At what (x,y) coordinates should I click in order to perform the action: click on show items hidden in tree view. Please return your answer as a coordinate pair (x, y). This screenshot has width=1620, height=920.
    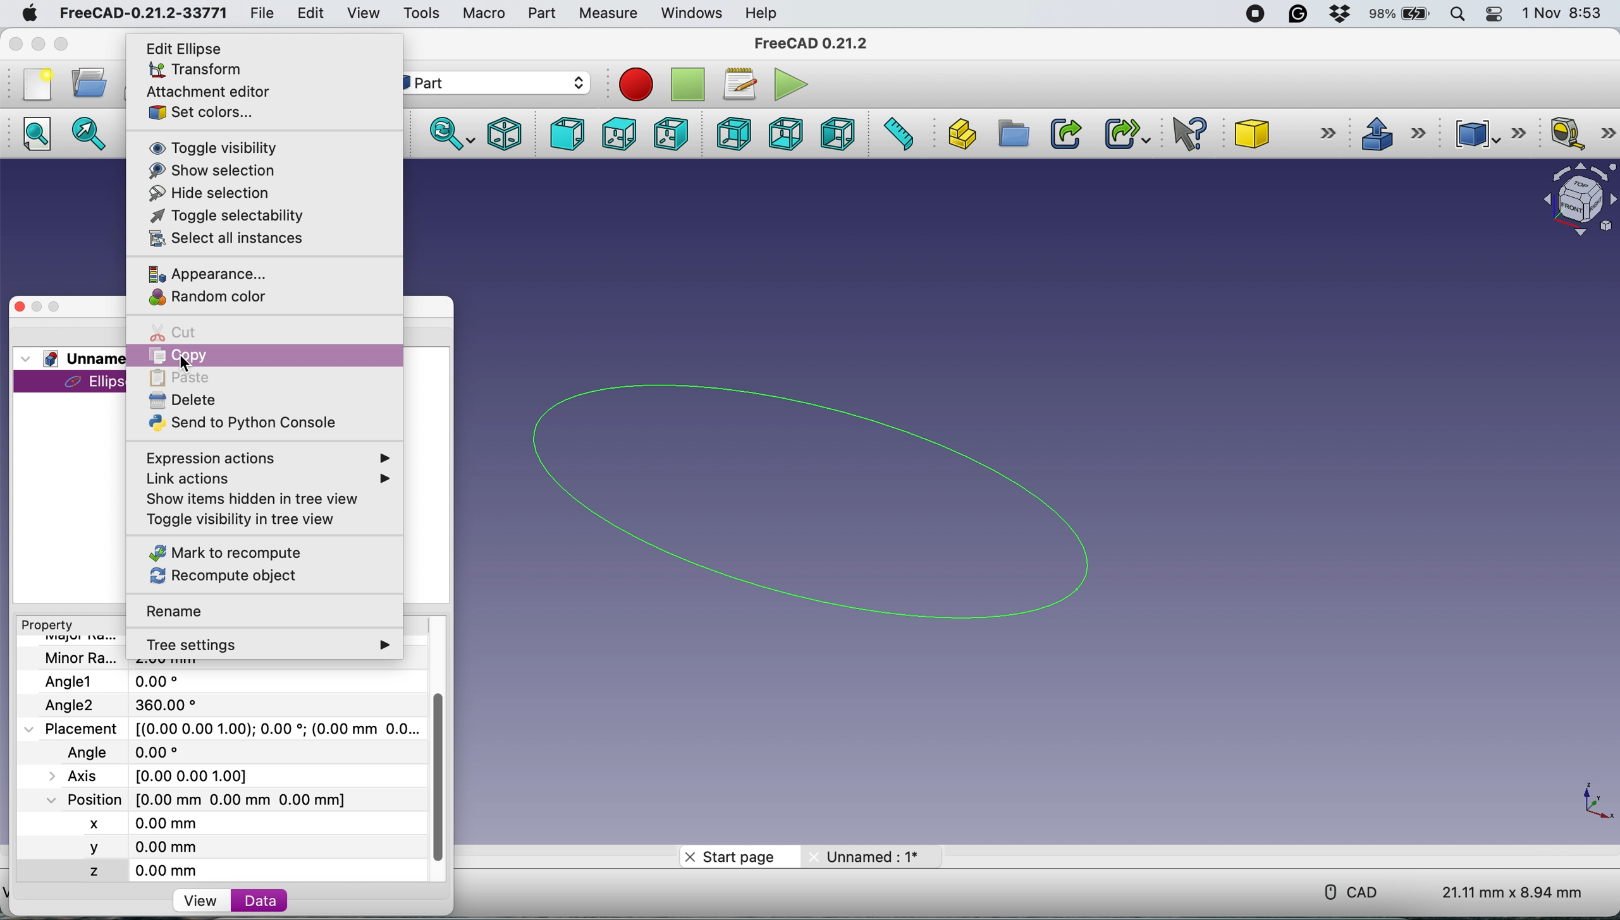
    Looking at the image, I should click on (254, 499).